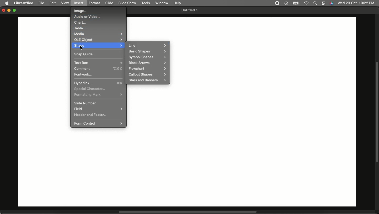 Image resolution: width=379 pixels, height=214 pixels. I want to click on Table, so click(81, 28).